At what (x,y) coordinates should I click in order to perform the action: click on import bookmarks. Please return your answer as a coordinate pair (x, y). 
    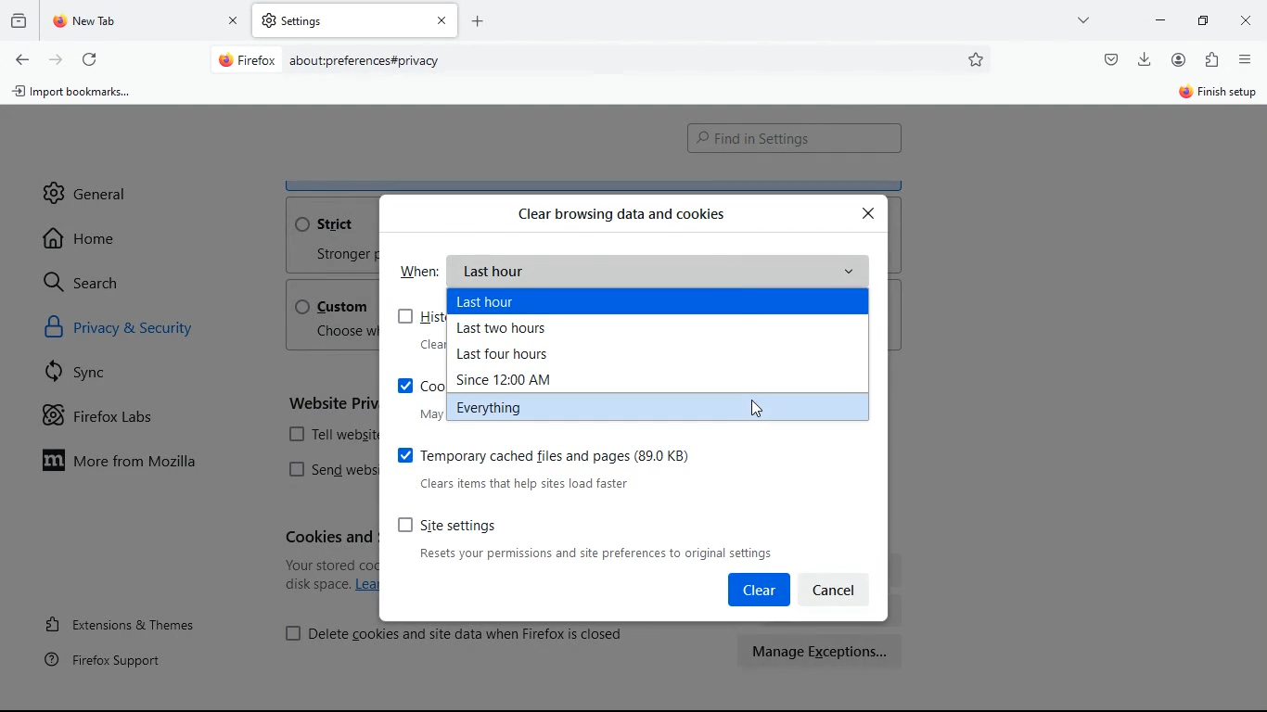
    Looking at the image, I should click on (78, 95).